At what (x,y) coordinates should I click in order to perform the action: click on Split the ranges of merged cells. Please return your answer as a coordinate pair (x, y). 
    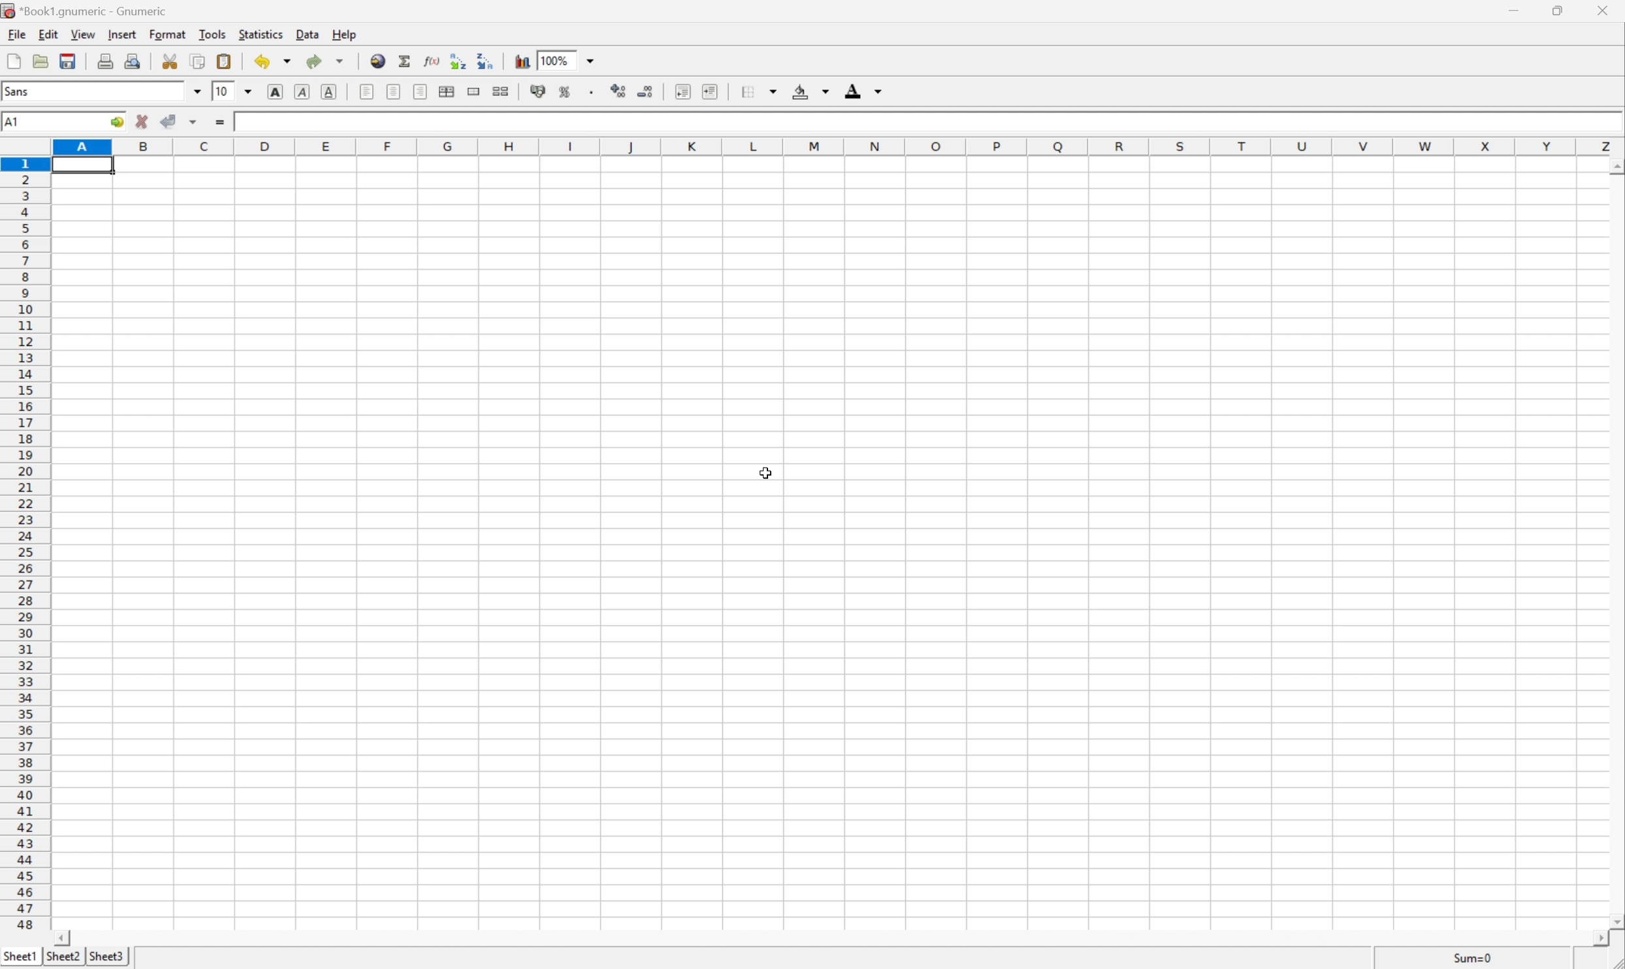
    Looking at the image, I should click on (502, 89).